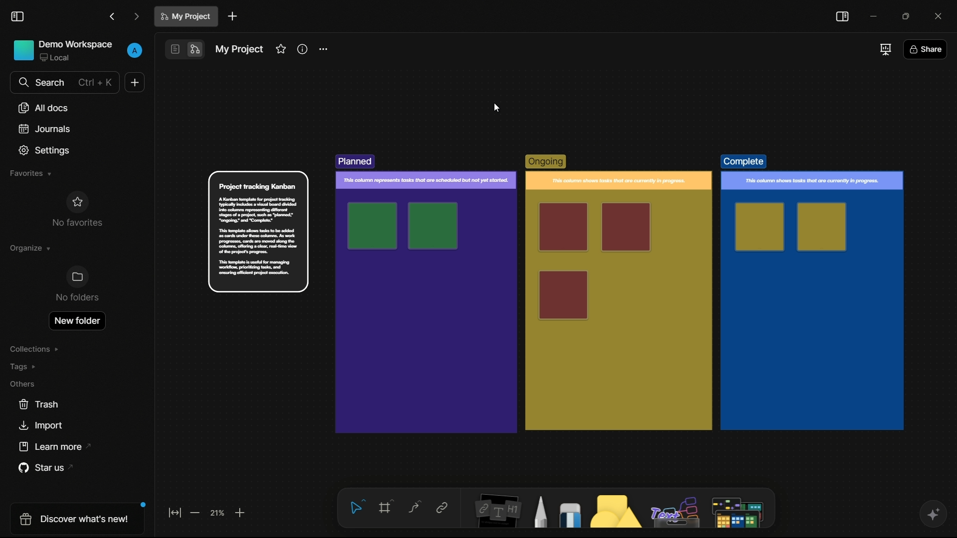  I want to click on notes, so click(497, 510).